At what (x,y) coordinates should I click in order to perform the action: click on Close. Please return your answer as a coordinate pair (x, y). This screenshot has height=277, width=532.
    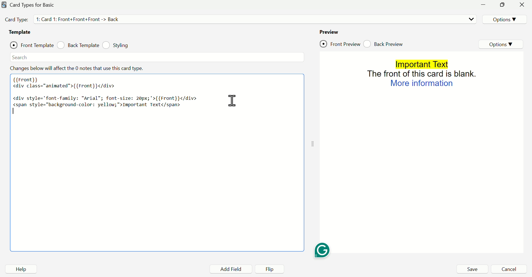
    Looking at the image, I should click on (522, 5).